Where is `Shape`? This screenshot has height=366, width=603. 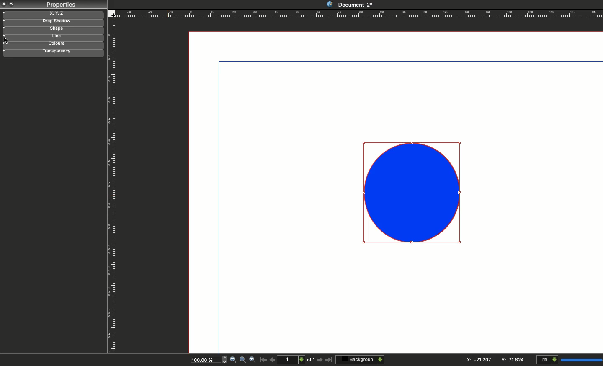
Shape is located at coordinates (52, 30).